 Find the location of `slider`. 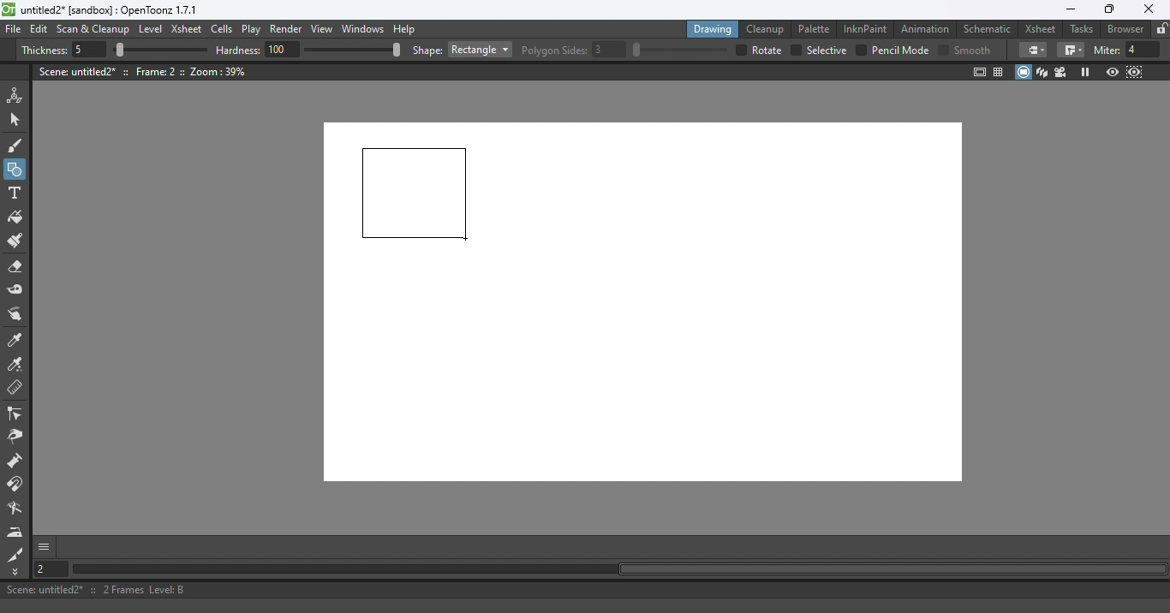

slider is located at coordinates (679, 50).